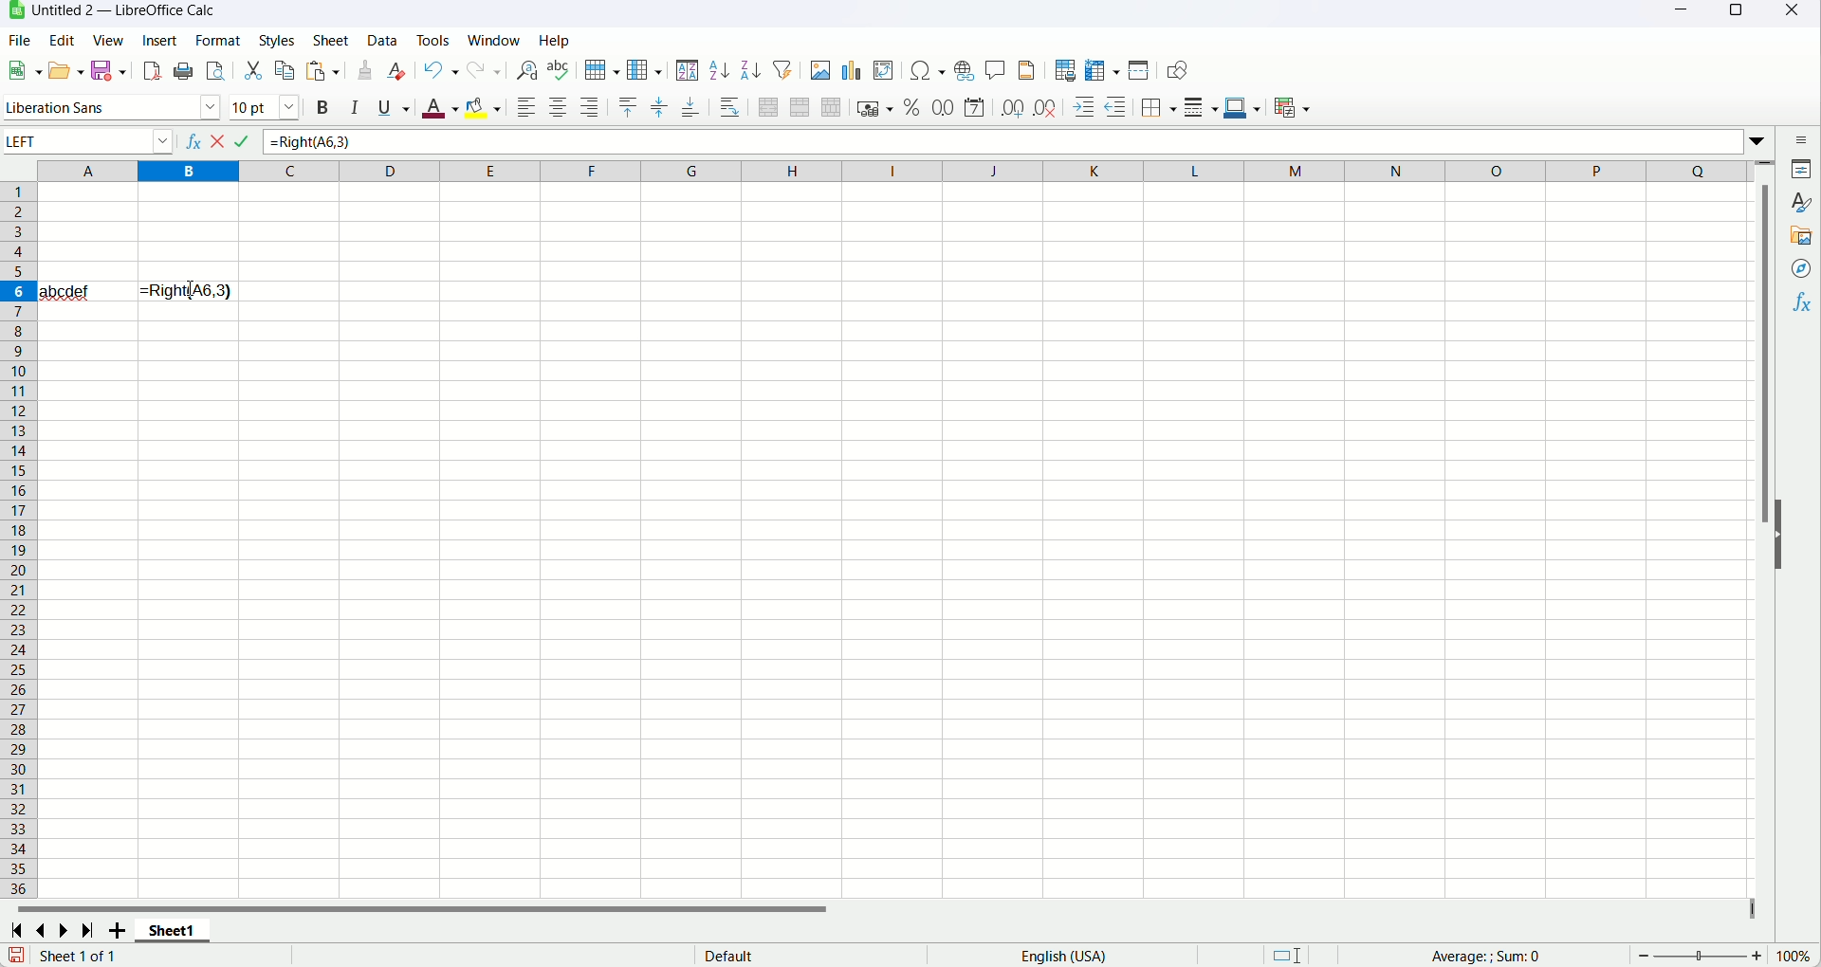 The width and height of the screenshot is (1821, 967). Describe the element at coordinates (87, 141) in the screenshot. I see `LEFT` at that location.